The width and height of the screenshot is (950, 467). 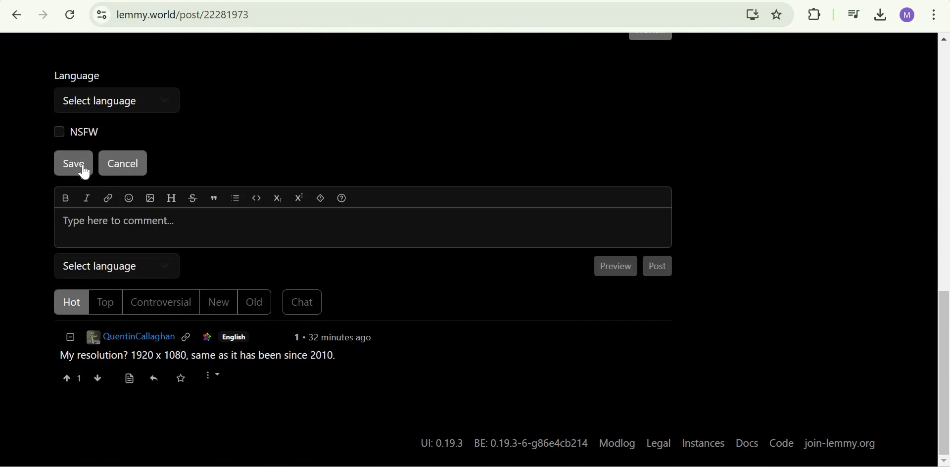 What do you see at coordinates (301, 304) in the screenshot?
I see `Chat` at bounding box center [301, 304].